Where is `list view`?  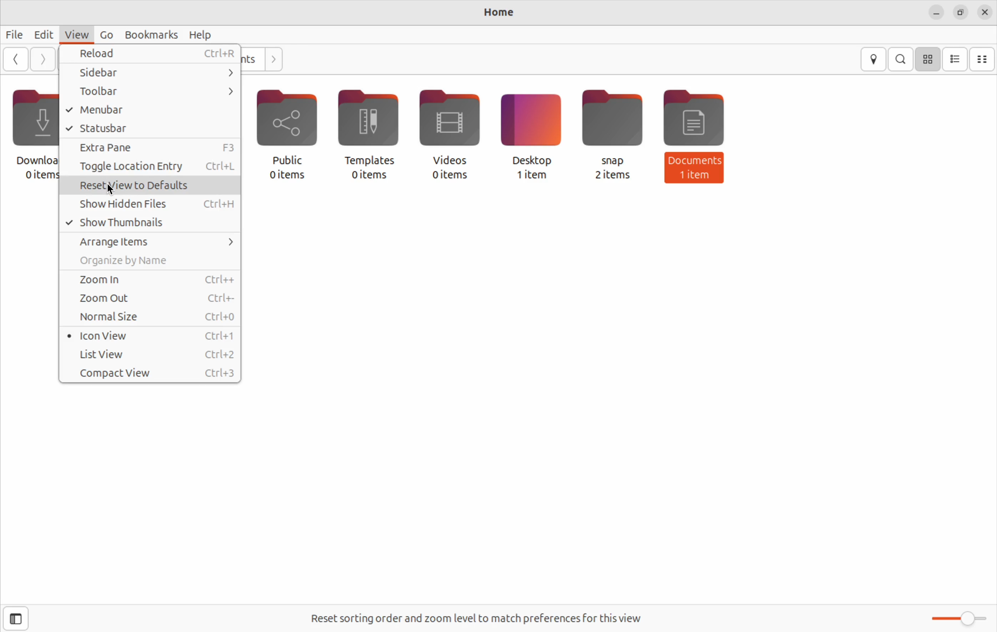 list view is located at coordinates (956, 59).